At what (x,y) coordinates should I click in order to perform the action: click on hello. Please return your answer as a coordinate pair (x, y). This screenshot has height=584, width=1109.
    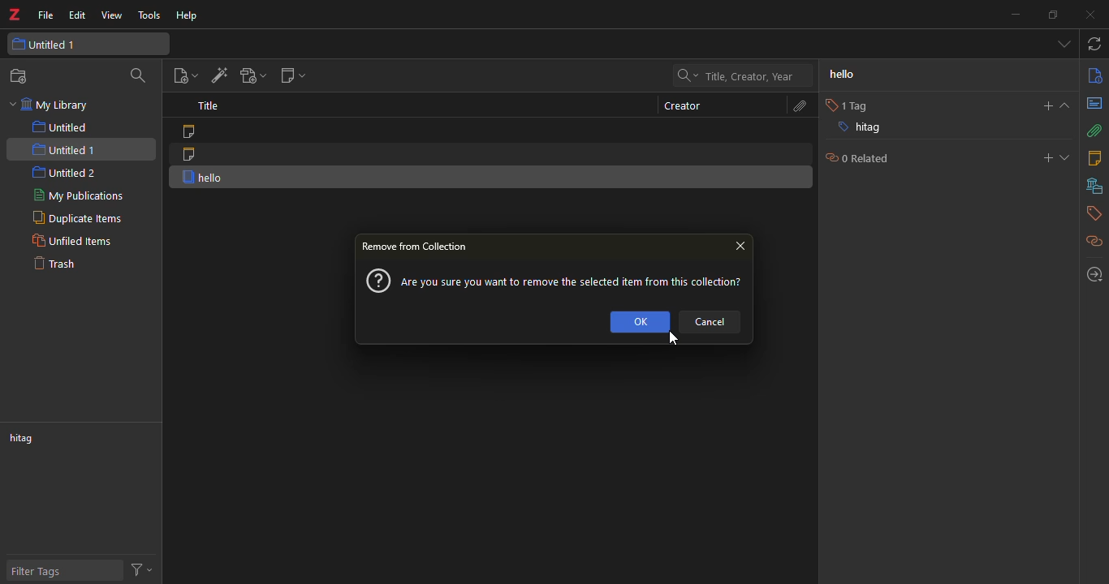
    Looking at the image, I should click on (854, 74).